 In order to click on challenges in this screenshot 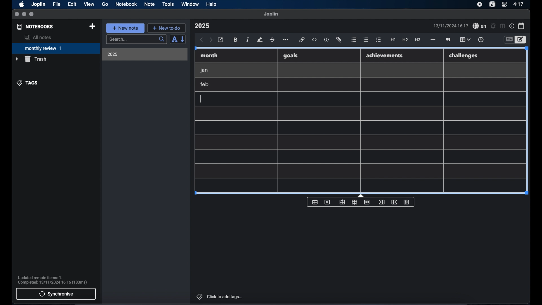, I will do `click(464, 56)`.